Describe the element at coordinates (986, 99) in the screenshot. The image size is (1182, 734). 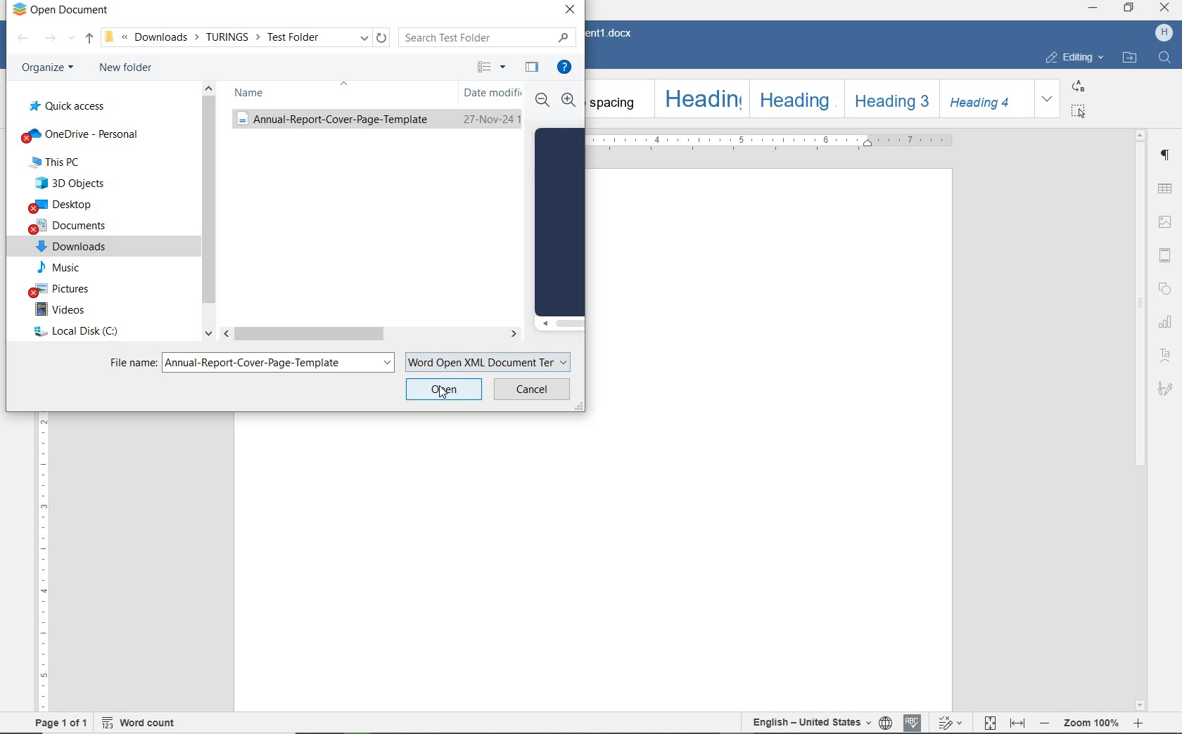
I see `heading 4` at that location.